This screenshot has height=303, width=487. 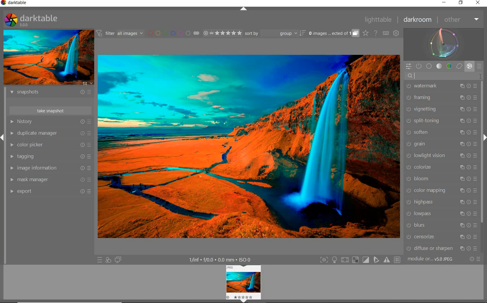 What do you see at coordinates (50, 156) in the screenshot?
I see `tagging` at bounding box center [50, 156].